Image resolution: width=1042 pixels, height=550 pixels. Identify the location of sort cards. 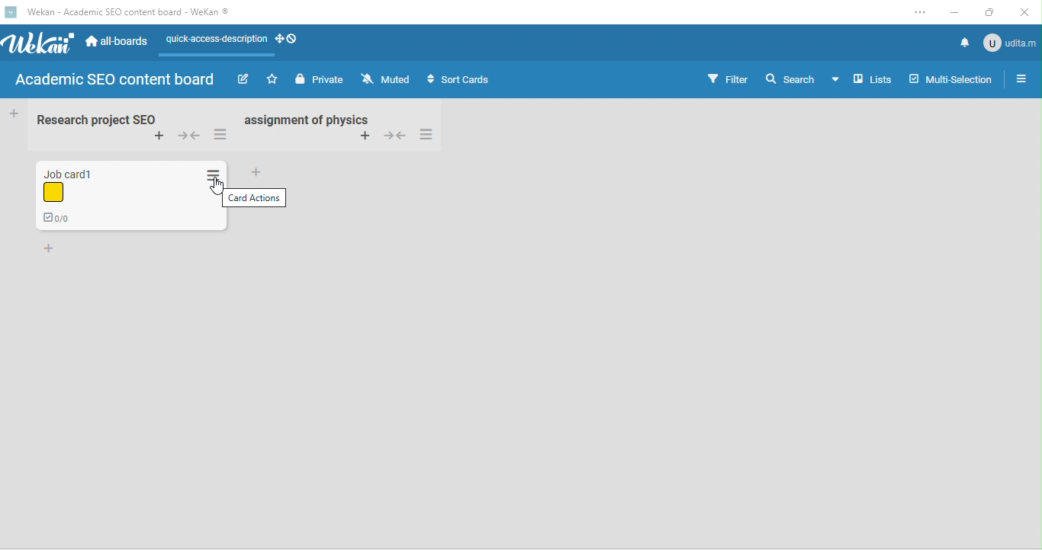
(479, 79).